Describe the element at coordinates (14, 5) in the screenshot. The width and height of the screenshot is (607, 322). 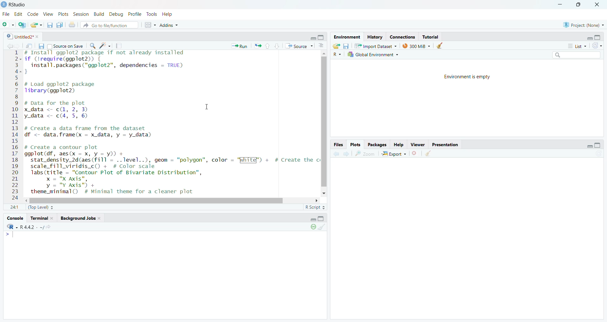
I see ` Rstudio` at that location.